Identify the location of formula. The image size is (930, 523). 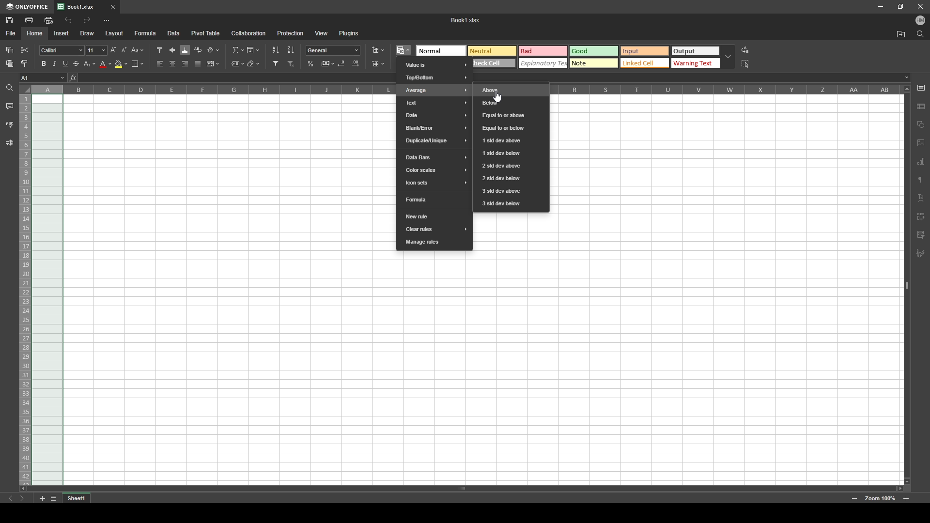
(435, 200).